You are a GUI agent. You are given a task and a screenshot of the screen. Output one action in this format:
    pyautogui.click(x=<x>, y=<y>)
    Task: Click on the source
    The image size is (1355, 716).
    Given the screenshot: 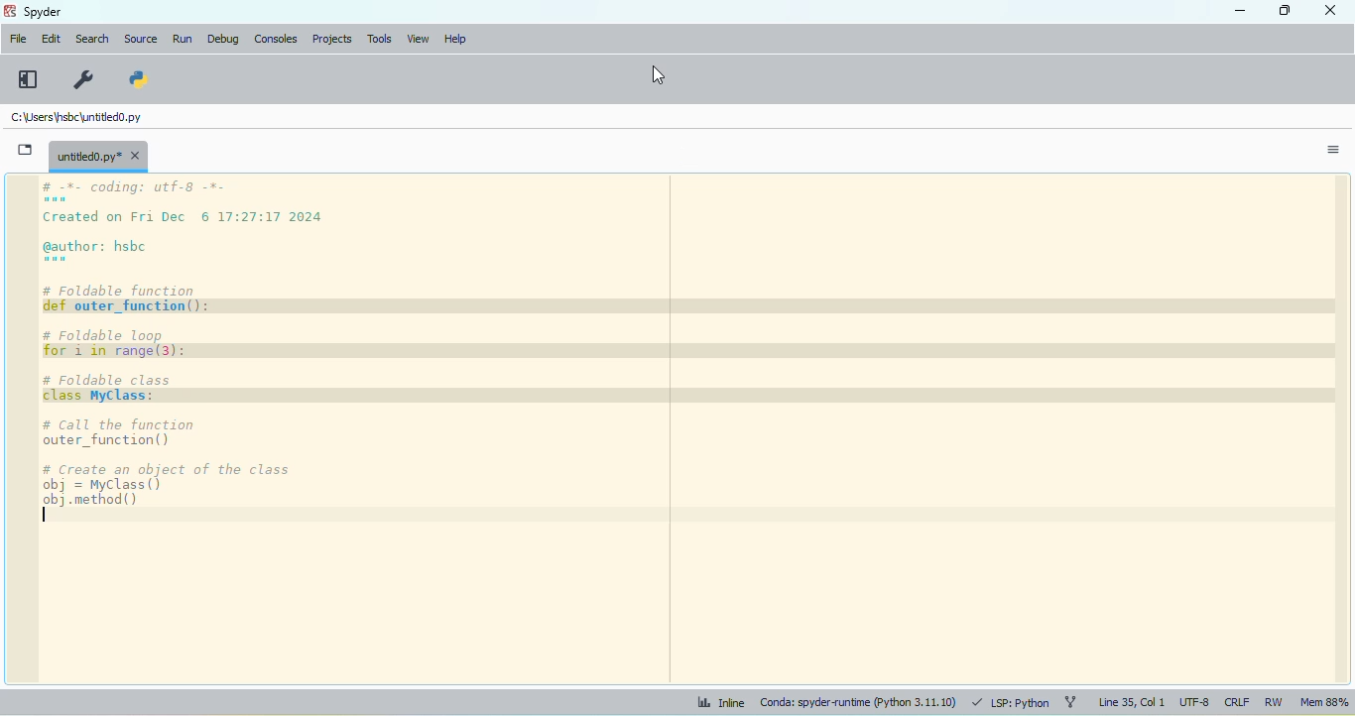 What is the action you would take?
    pyautogui.click(x=140, y=39)
    